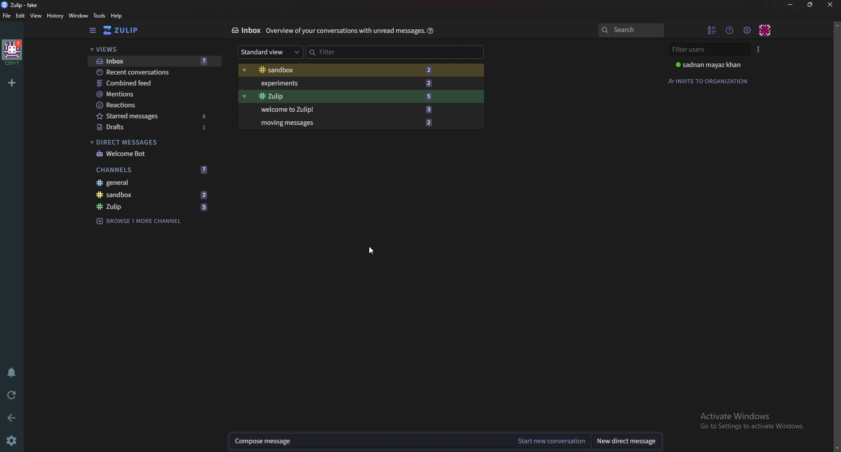 The image size is (841, 452). I want to click on Edit, so click(22, 16).